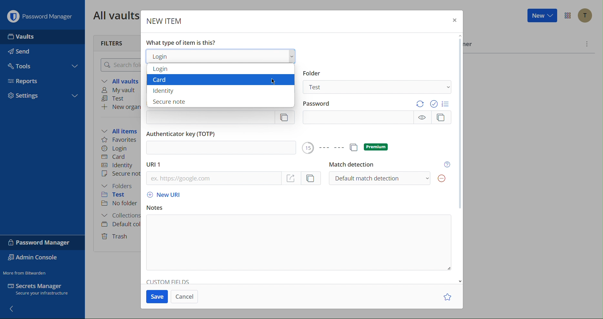 The image size is (603, 319). What do you see at coordinates (121, 140) in the screenshot?
I see `Favorites` at bounding box center [121, 140].